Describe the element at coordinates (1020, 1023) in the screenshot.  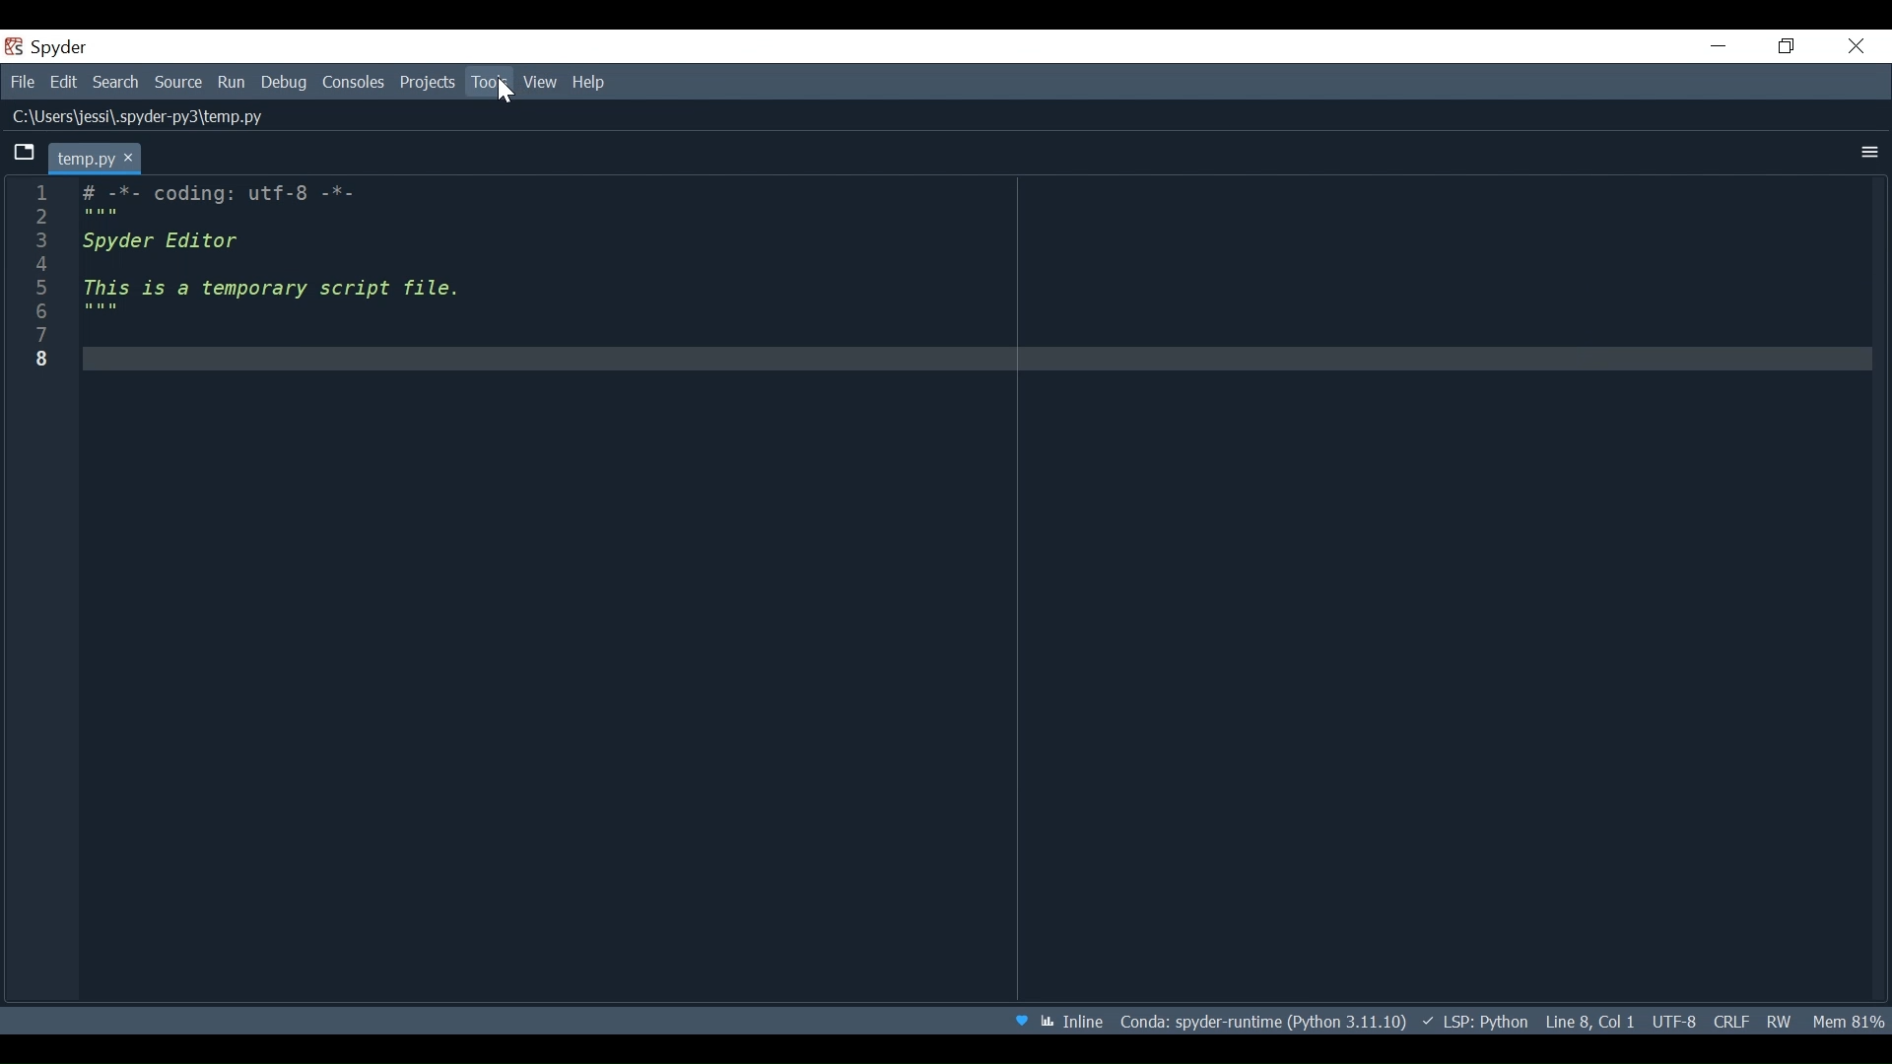
I see `Help Spyder` at that location.